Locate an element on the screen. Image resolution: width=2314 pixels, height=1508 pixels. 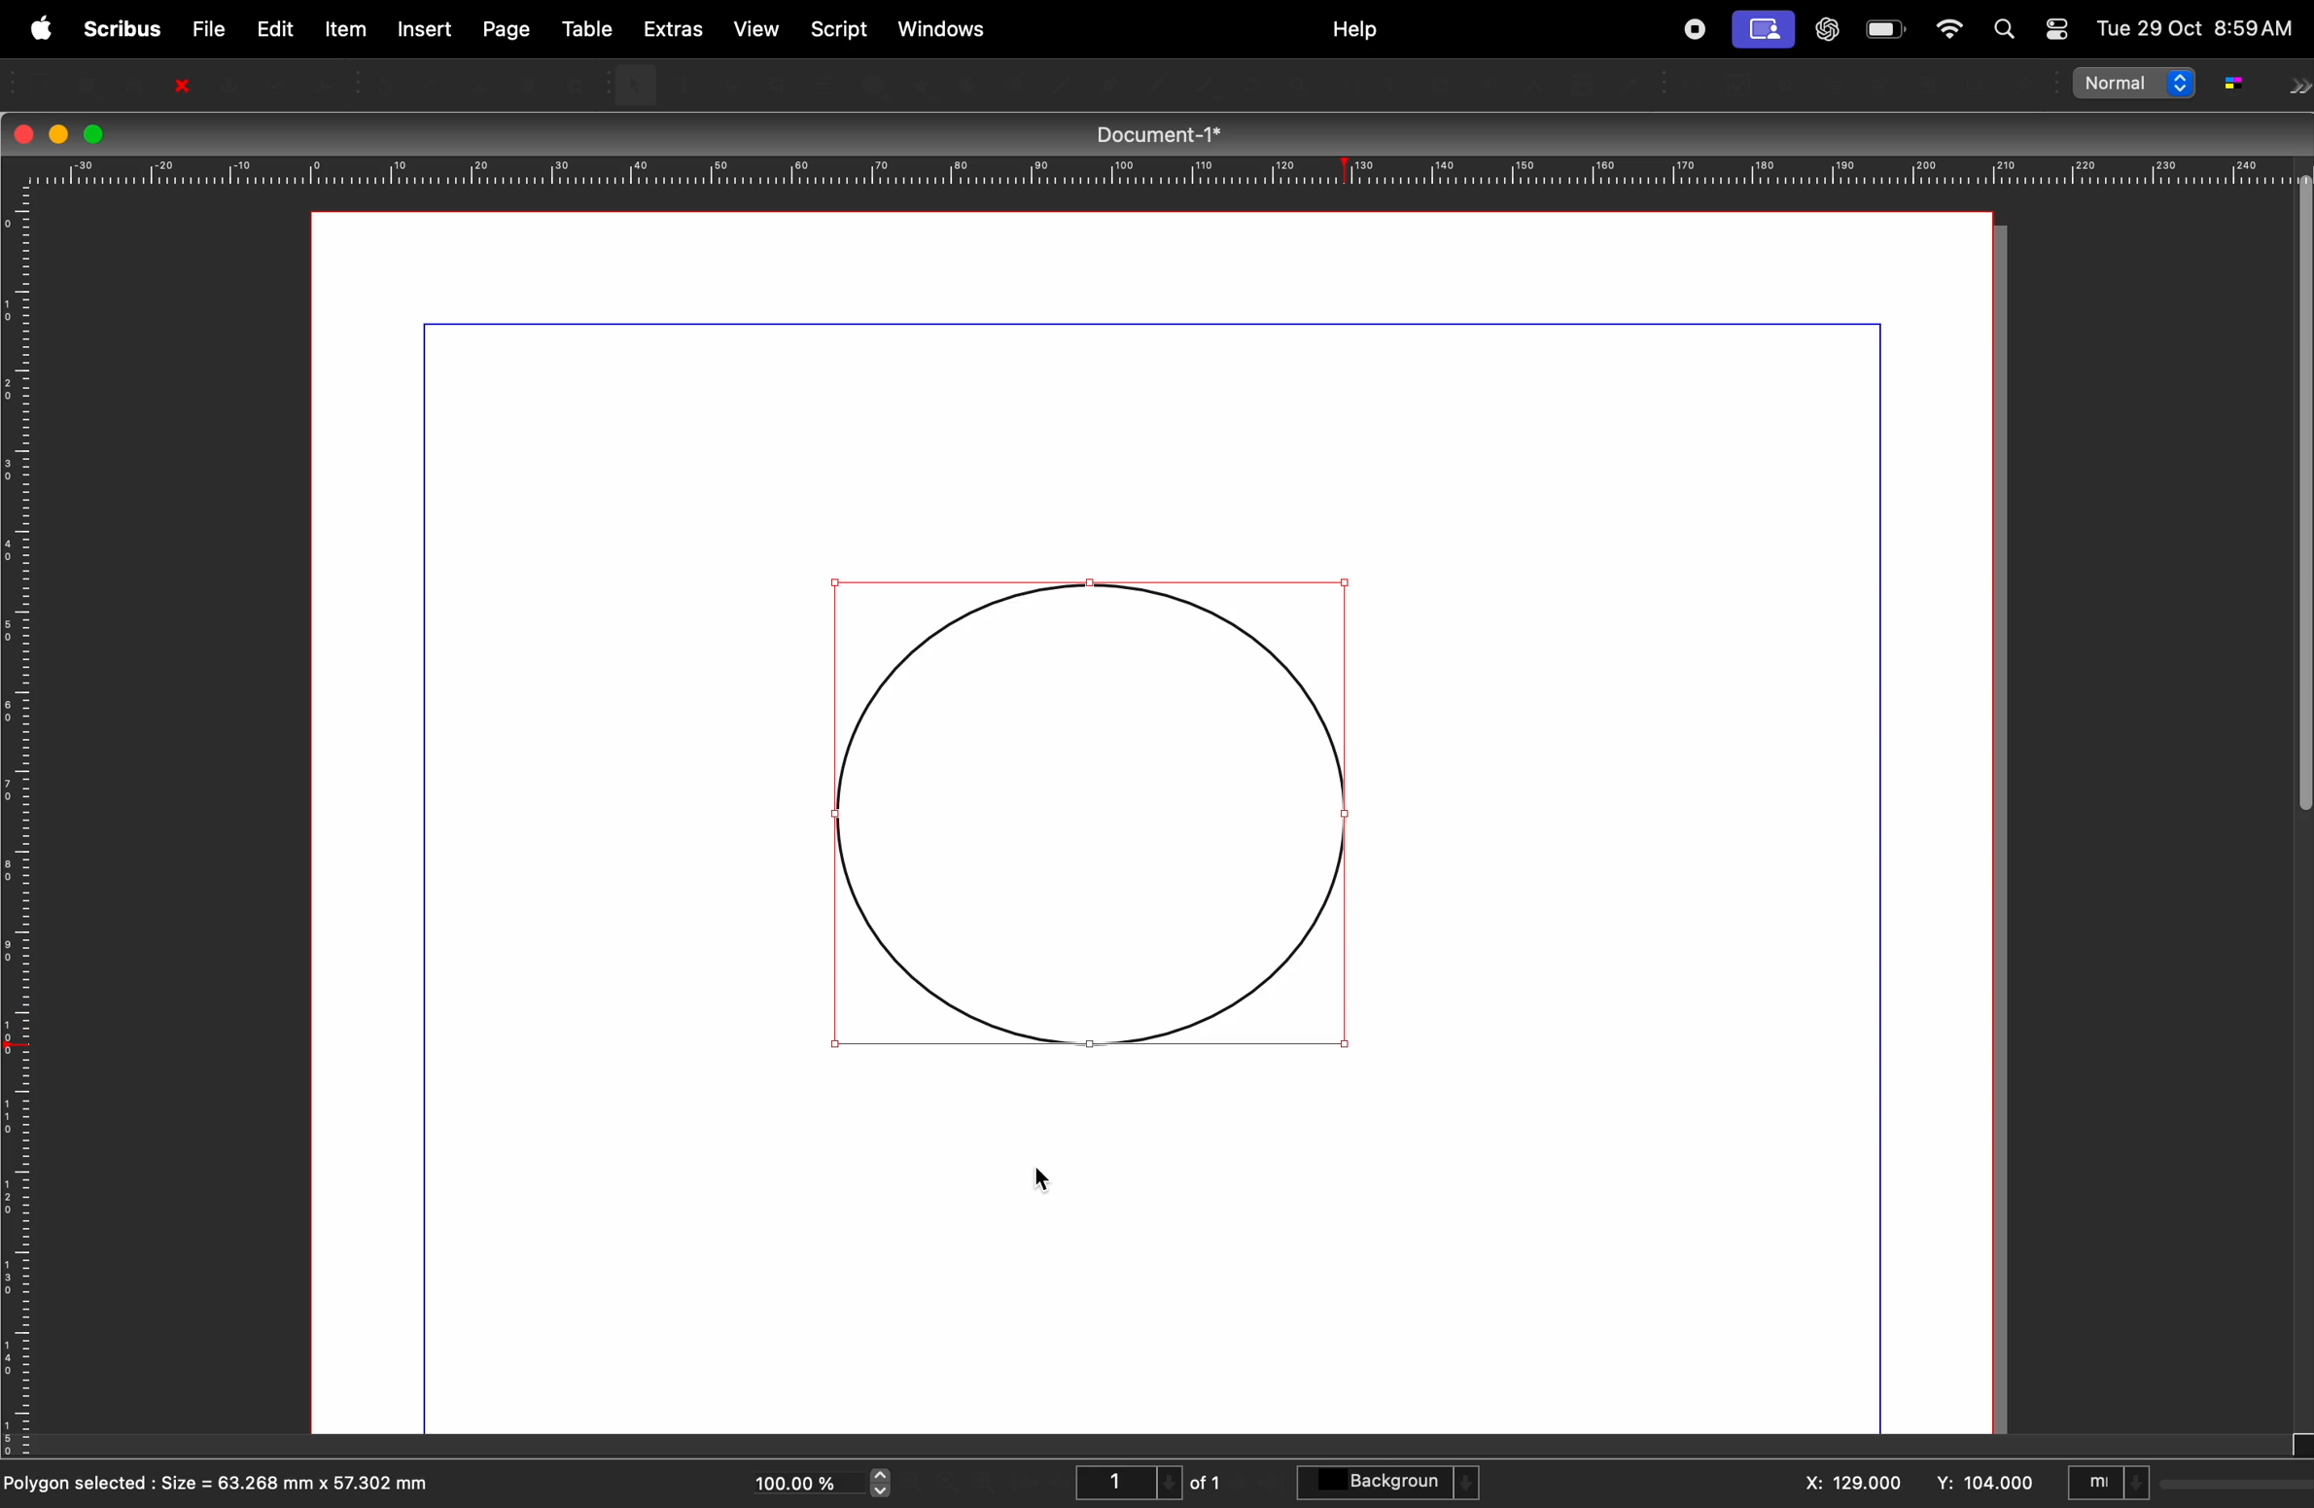
minimize is located at coordinates (55, 132).